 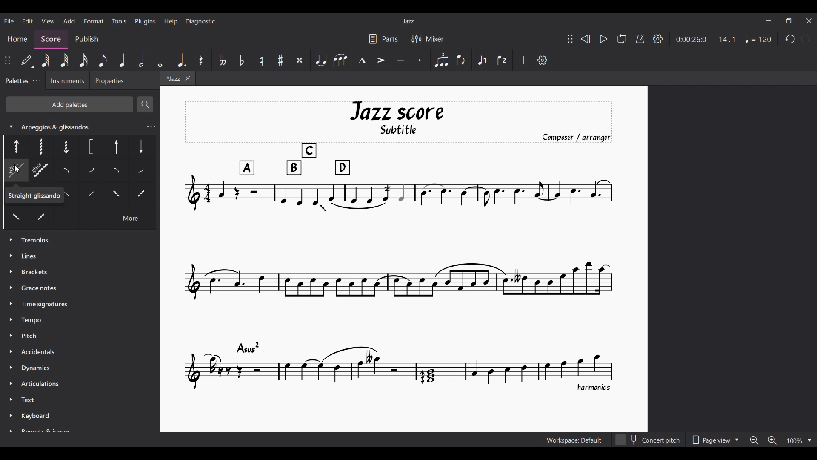 I want to click on 64th note, so click(x=45, y=60).